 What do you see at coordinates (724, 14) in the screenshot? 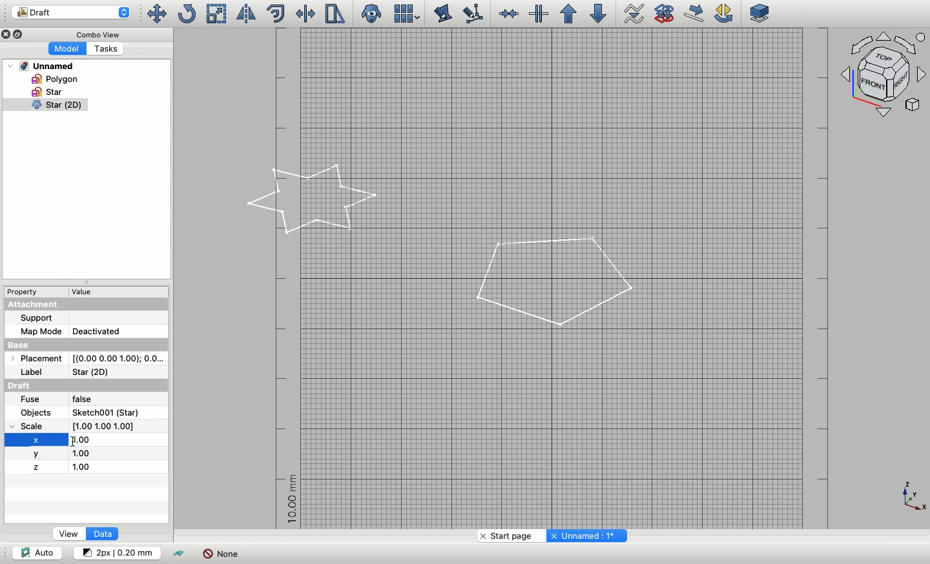
I see `Draft rotate` at bounding box center [724, 14].